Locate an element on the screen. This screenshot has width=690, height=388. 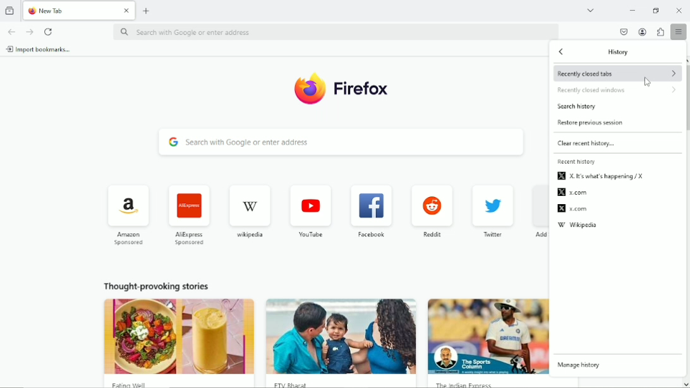
search with Google or enter address is located at coordinates (336, 33).